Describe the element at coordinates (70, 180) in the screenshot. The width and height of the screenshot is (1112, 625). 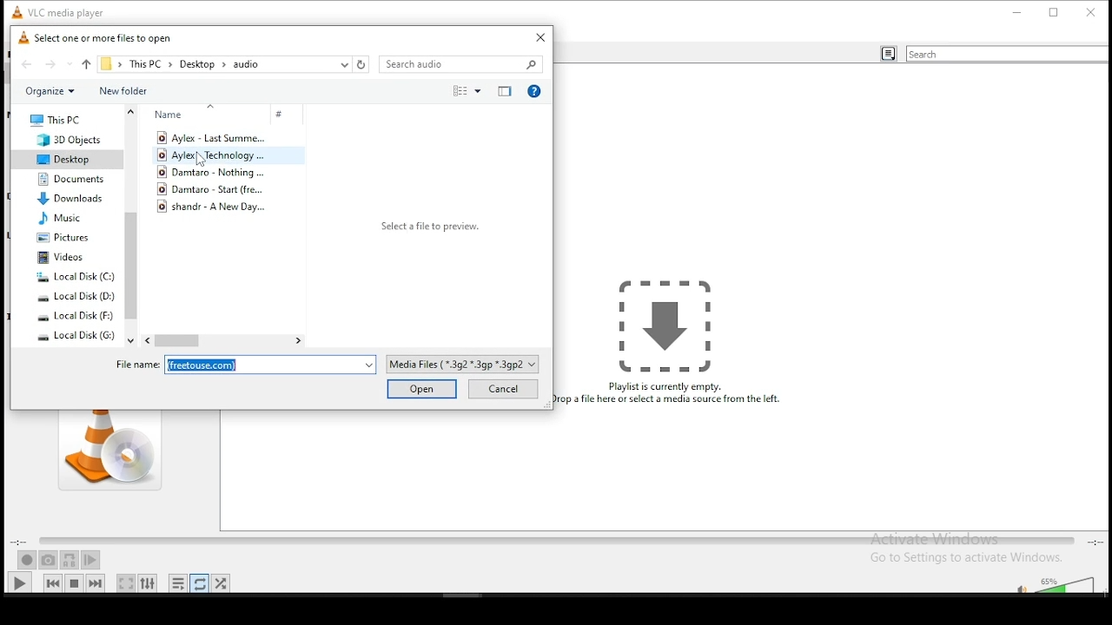
I see `documents` at that location.